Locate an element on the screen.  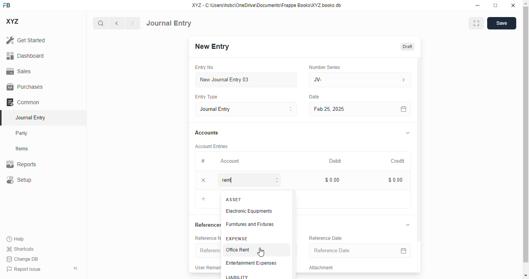
feb 25, 2025 is located at coordinates (348, 109).